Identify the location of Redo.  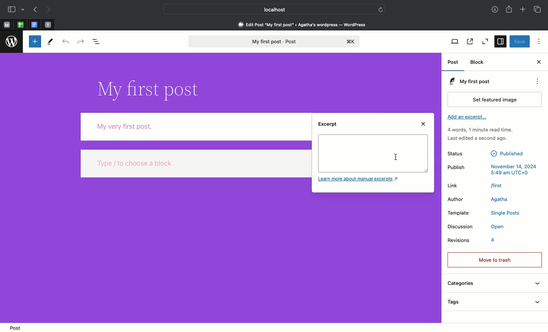
(81, 41).